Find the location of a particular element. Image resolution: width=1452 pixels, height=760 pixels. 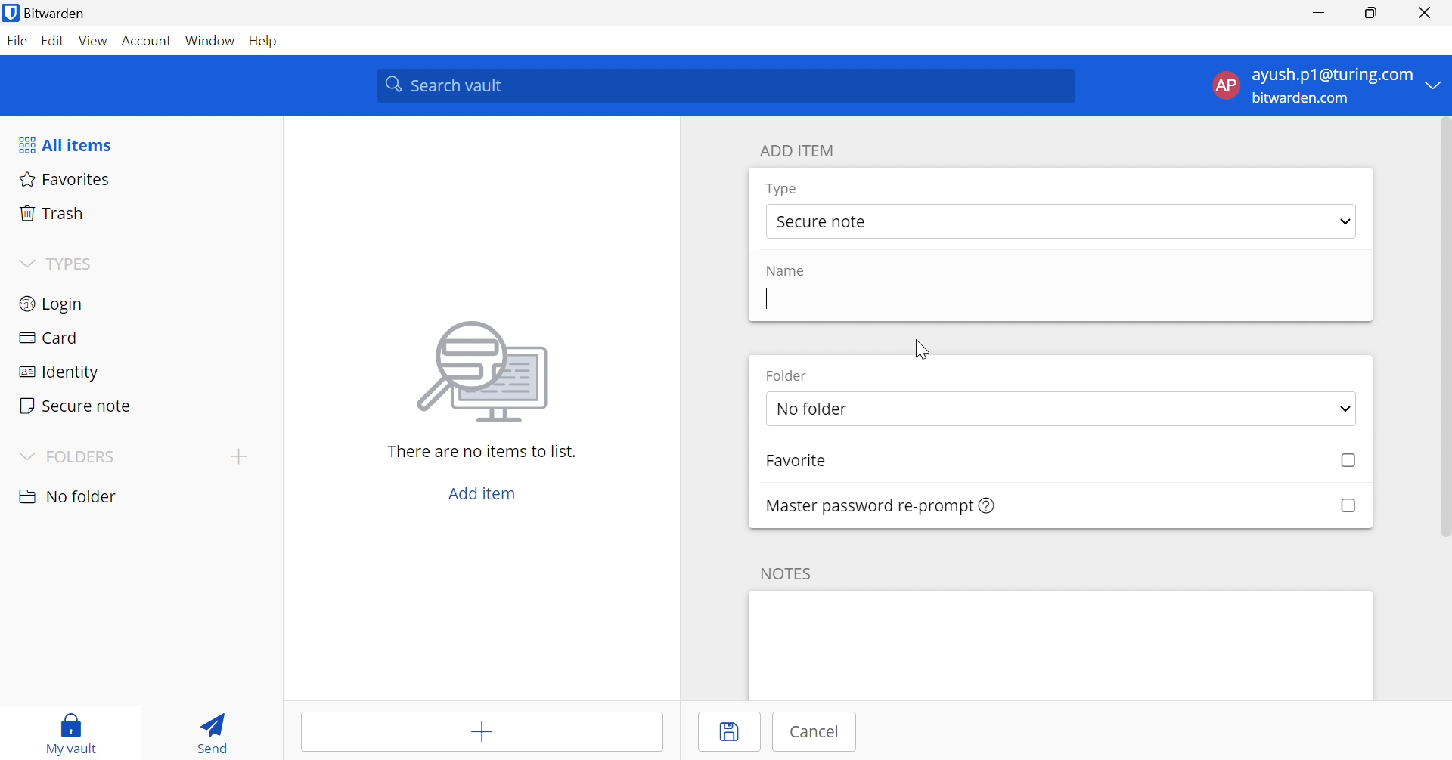

Favorites is located at coordinates (140, 181).